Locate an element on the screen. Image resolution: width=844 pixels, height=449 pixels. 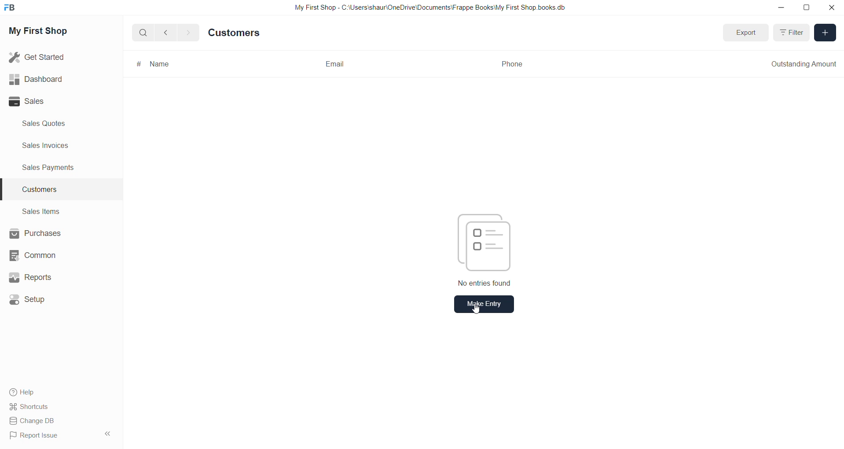
Purchases is located at coordinates (36, 233).